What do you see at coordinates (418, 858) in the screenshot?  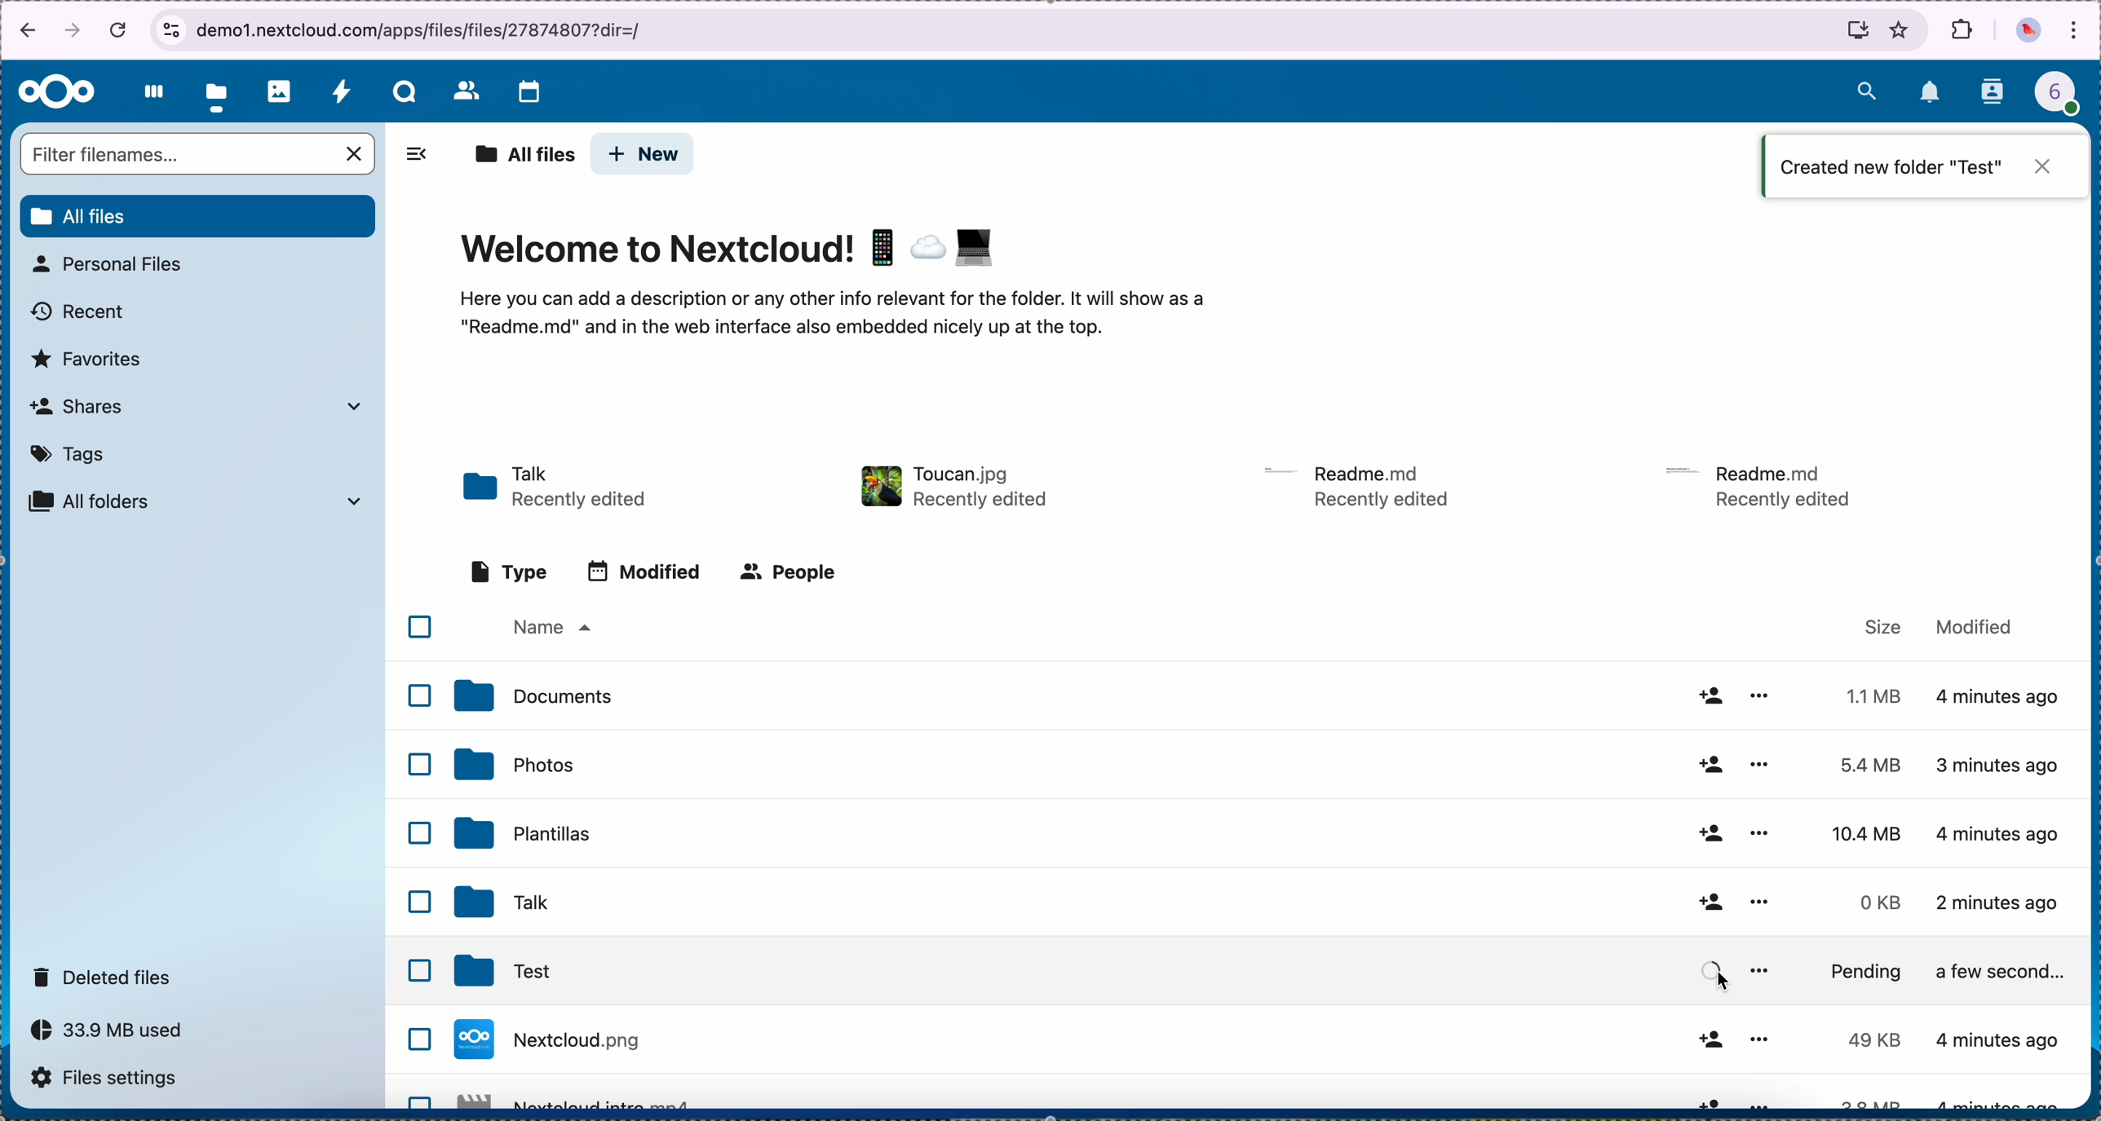 I see `checkboxes` at bounding box center [418, 858].